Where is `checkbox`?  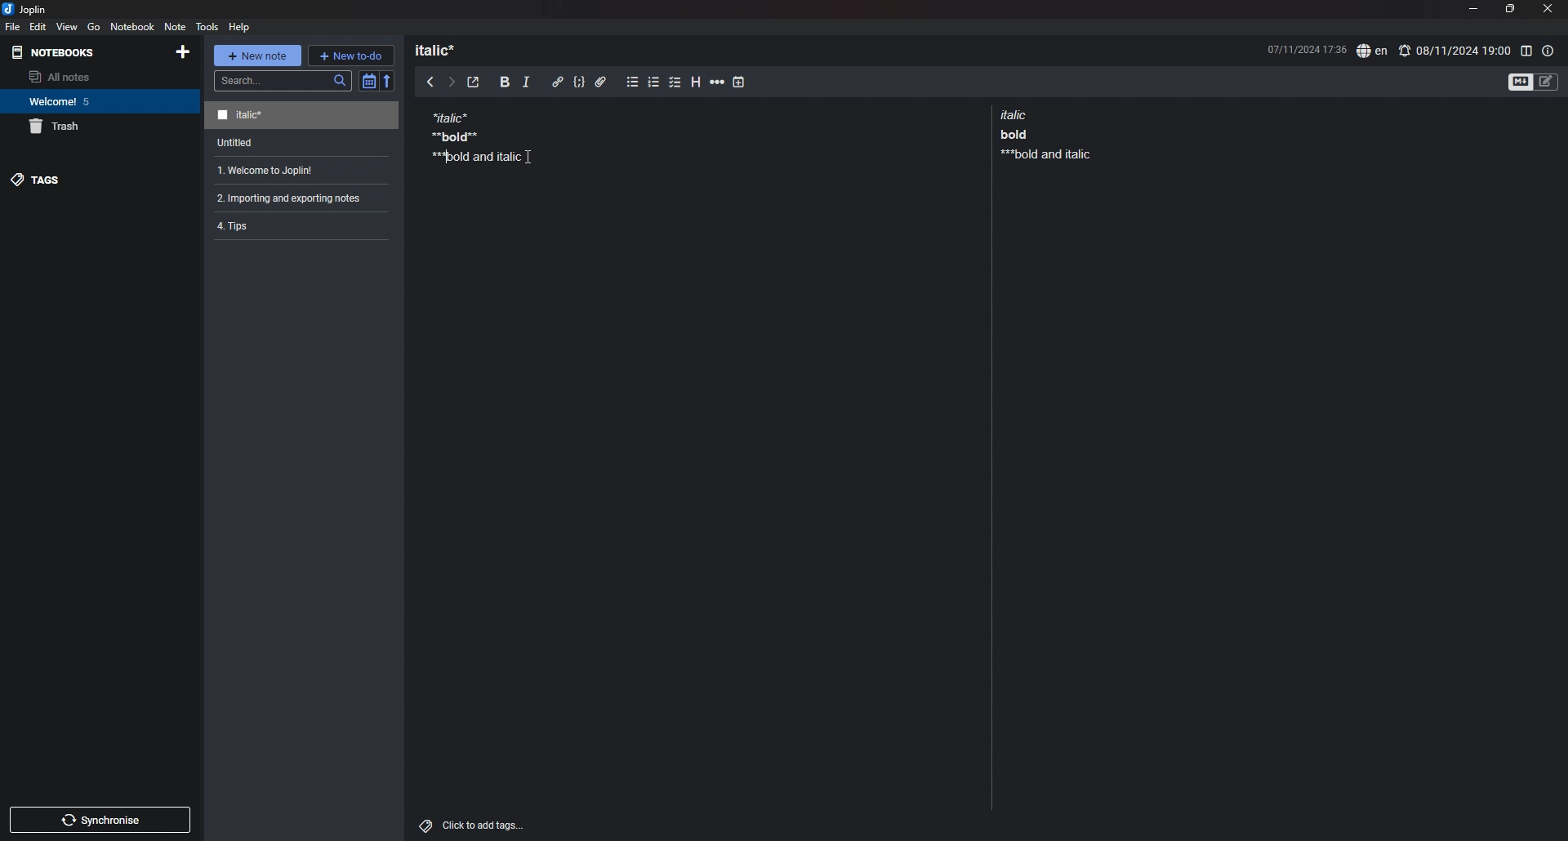 checkbox is located at coordinates (675, 83).